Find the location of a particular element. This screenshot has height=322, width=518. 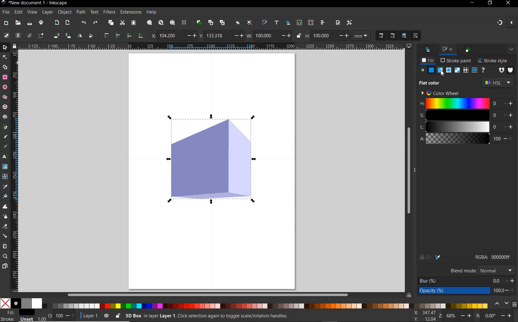

0 is located at coordinates (491, 316).